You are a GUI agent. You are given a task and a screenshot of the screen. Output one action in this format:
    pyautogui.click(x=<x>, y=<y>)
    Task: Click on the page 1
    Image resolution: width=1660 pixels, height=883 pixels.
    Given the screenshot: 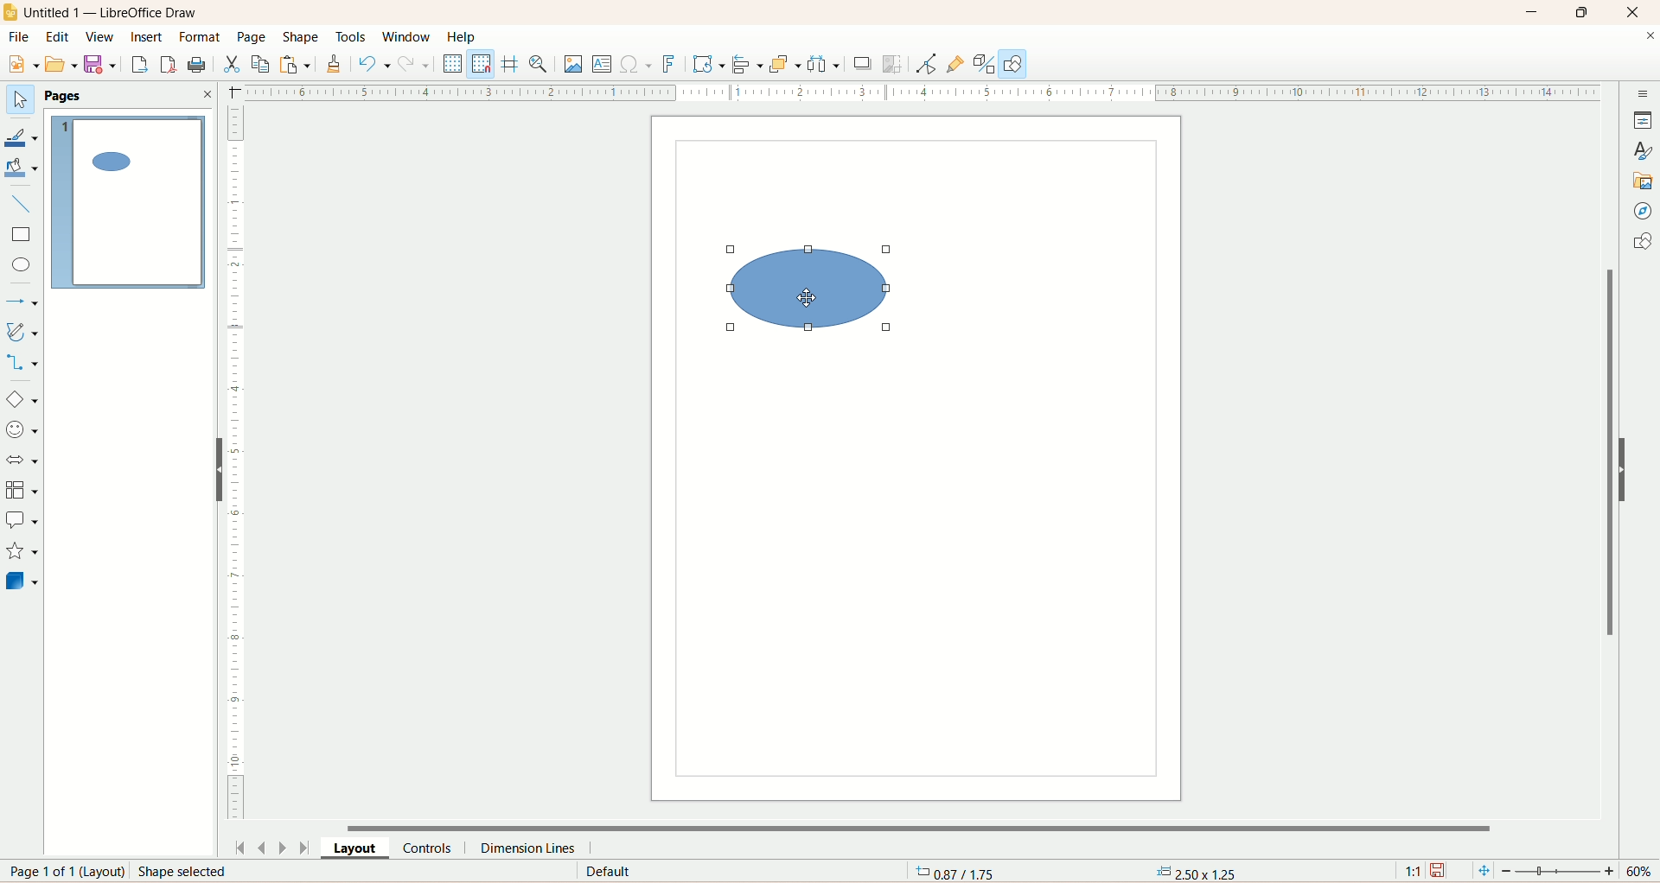 What is the action you would take?
    pyautogui.click(x=128, y=200)
    